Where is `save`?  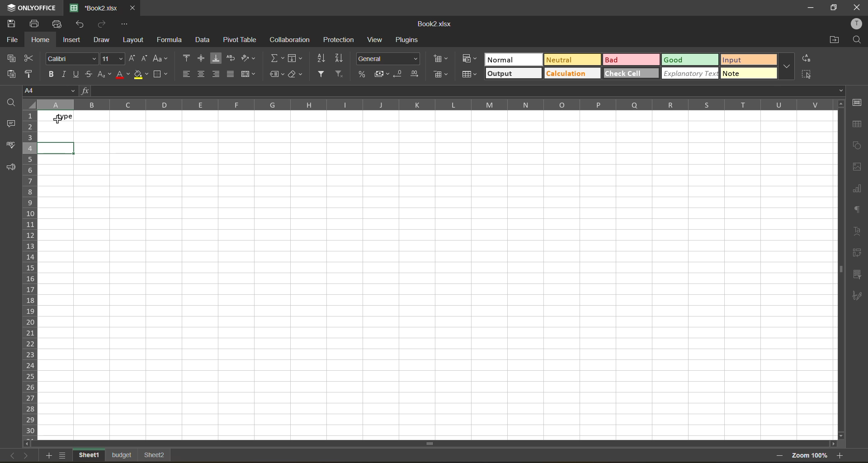
save is located at coordinates (10, 24).